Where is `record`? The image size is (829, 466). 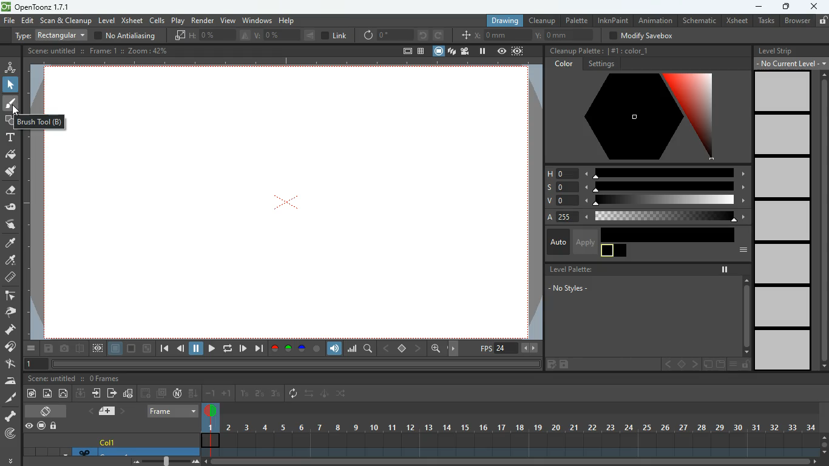 record is located at coordinates (41, 427).